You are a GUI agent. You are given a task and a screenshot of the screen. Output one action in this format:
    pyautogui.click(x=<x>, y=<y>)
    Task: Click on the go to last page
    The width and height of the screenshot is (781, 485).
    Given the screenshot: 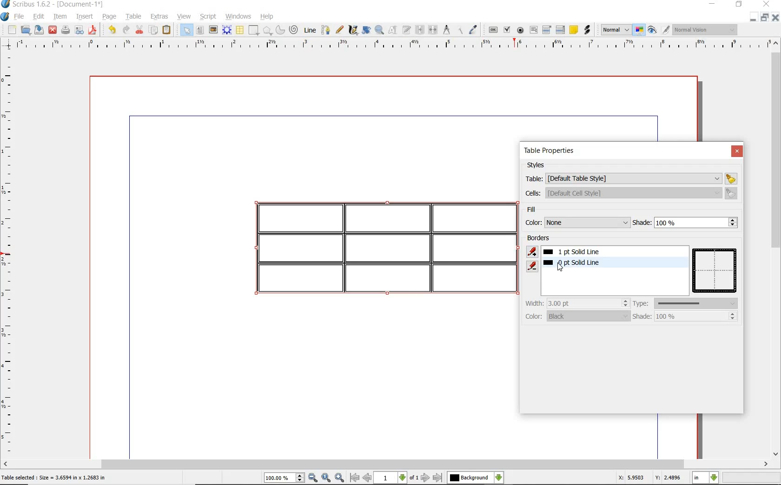 What is the action you would take?
    pyautogui.click(x=438, y=477)
    